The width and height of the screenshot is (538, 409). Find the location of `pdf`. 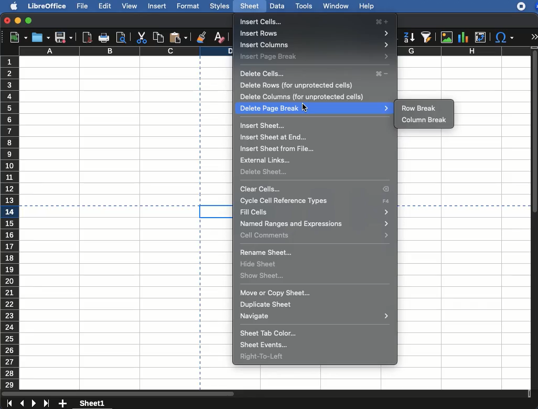

pdf is located at coordinates (87, 37).